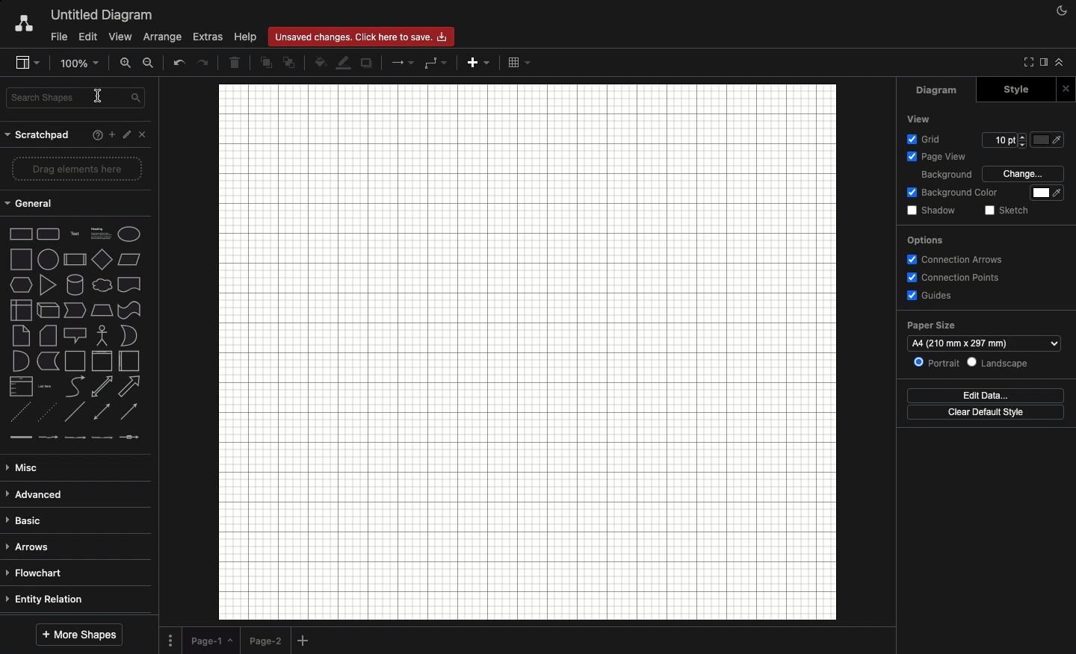 The image size is (1076, 654). What do you see at coordinates (78, 98) in the screenshot?
I see `Search shapes` at bounding box center [78, 98].